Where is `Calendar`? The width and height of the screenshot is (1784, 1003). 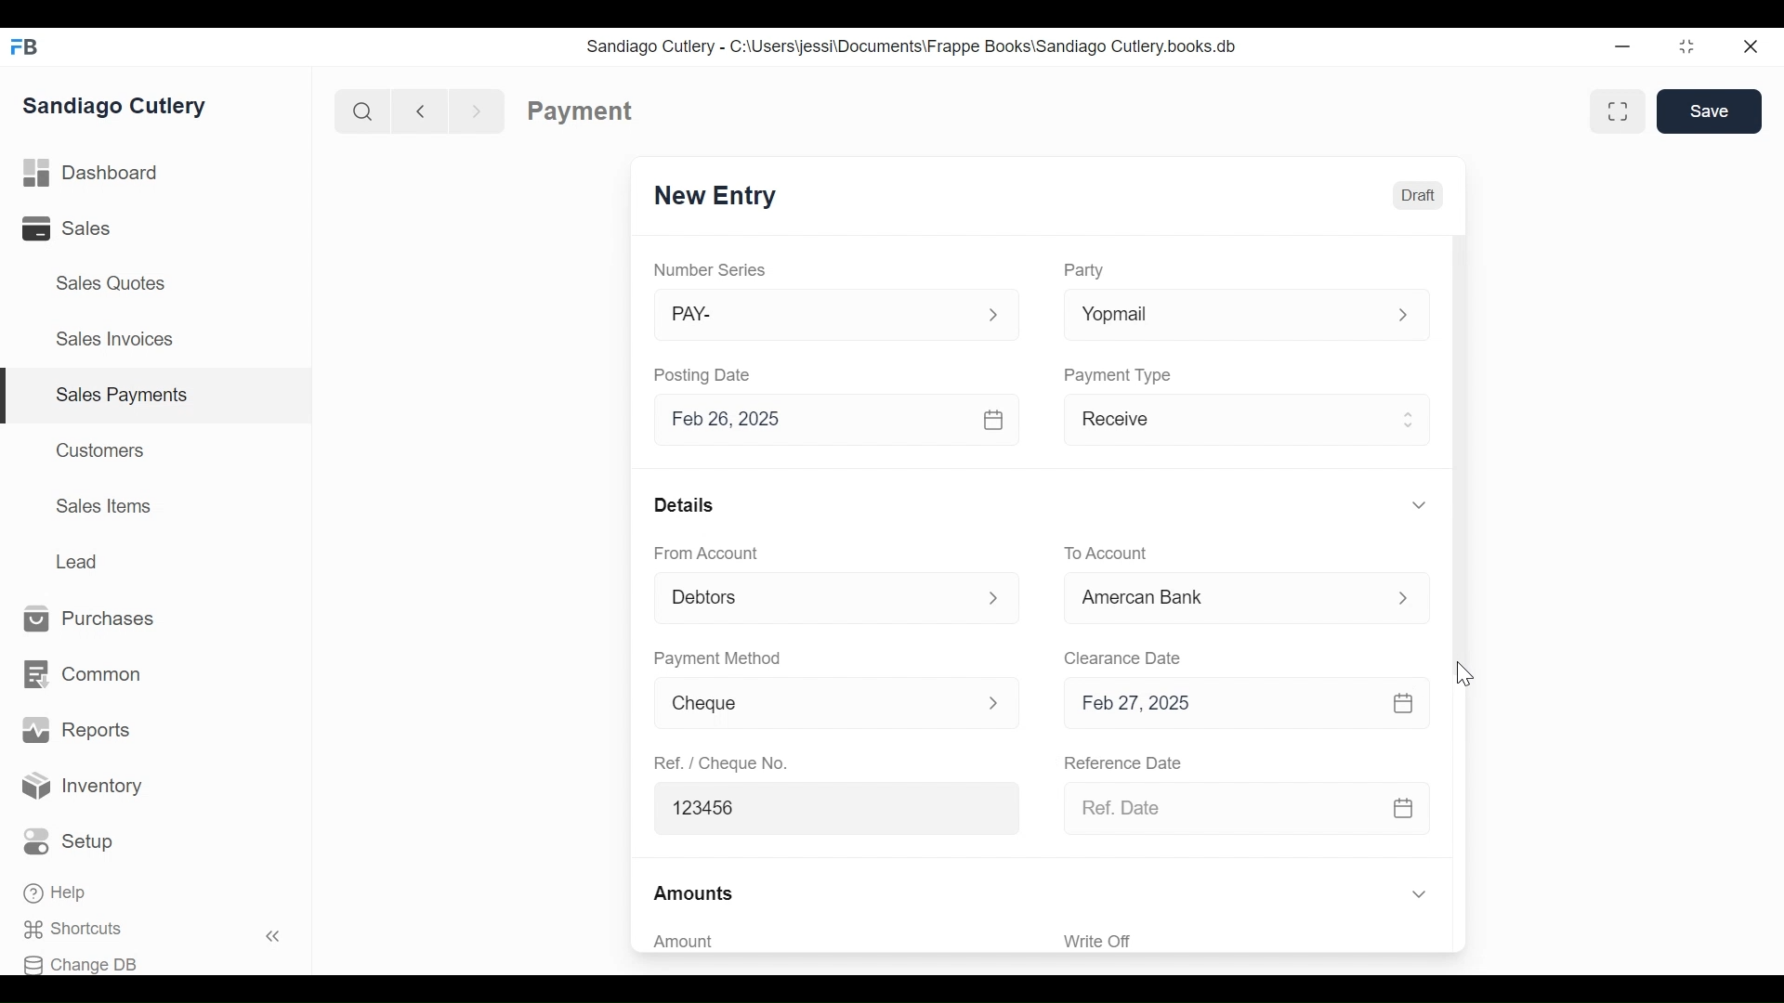 Calendar is located at coordinates (1403, 704).